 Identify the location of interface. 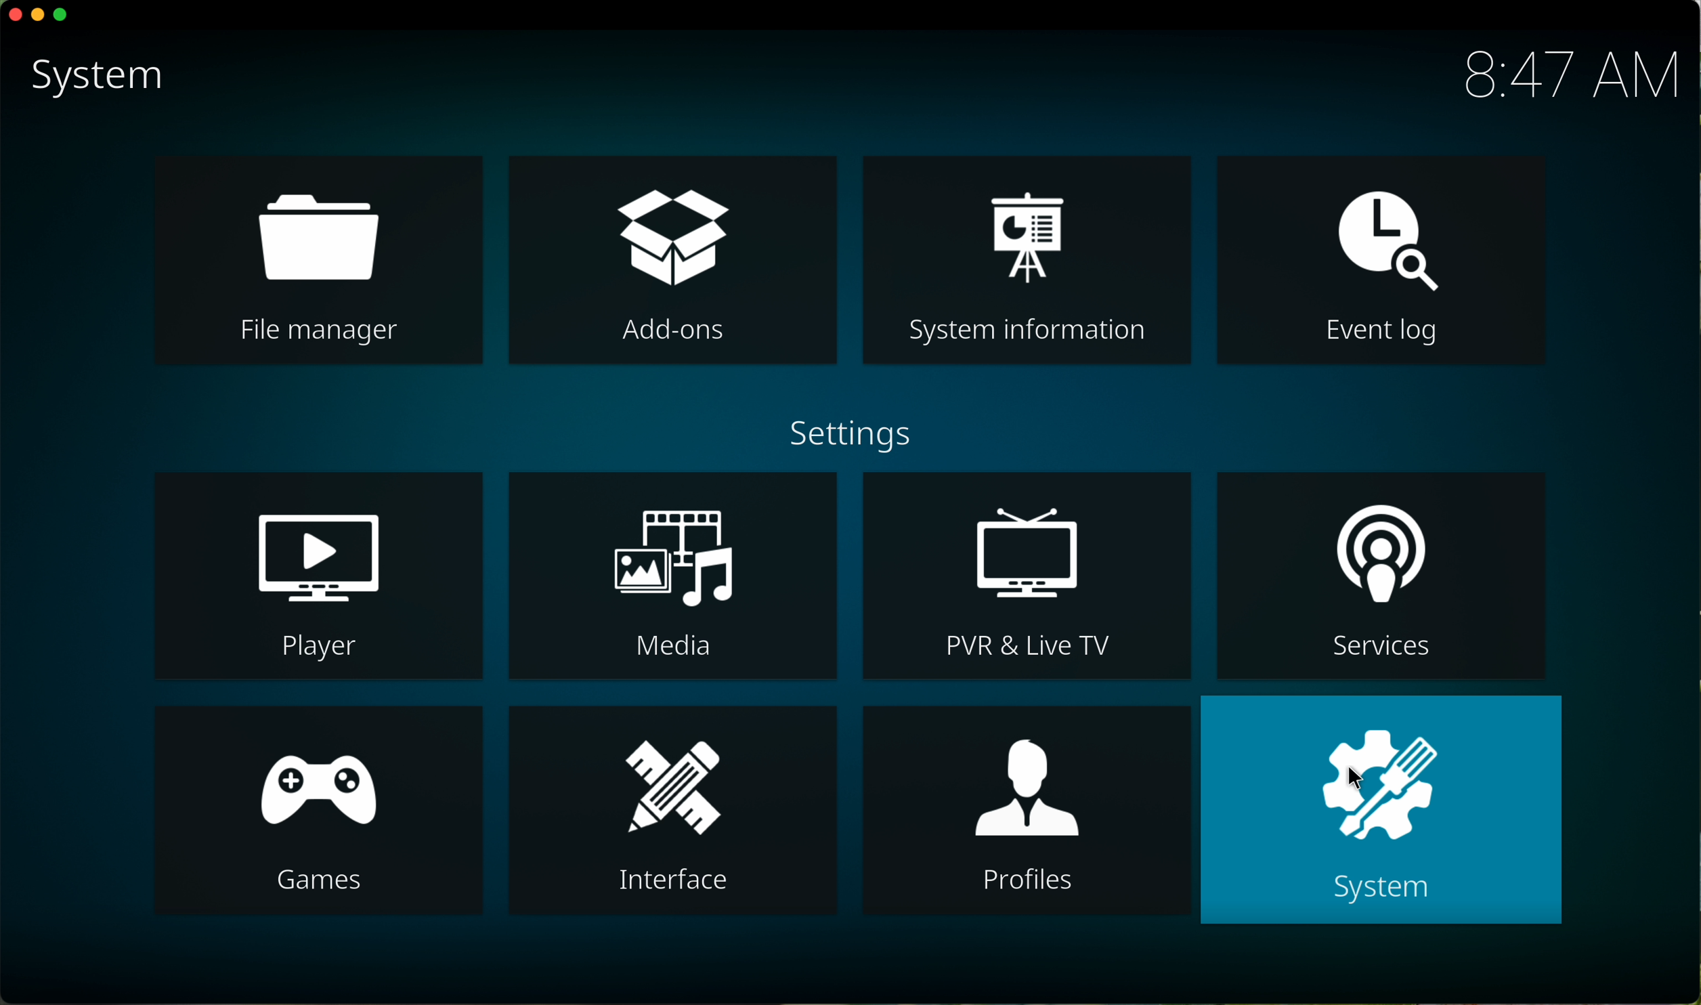
(676, 809).